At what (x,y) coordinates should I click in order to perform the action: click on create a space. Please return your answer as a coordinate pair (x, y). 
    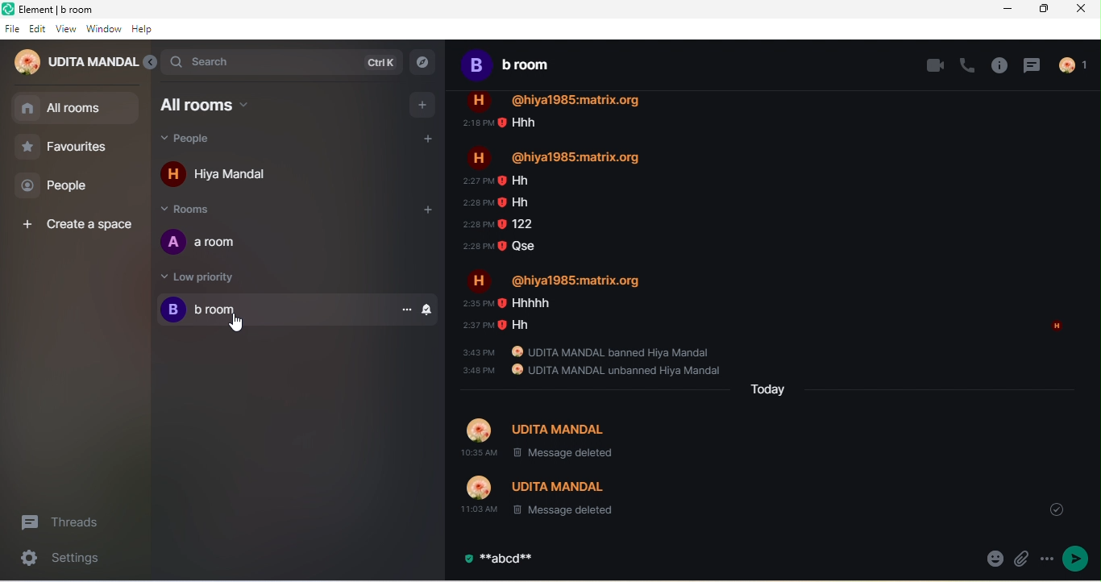
    Looking at the image, I should click on (75, 222).